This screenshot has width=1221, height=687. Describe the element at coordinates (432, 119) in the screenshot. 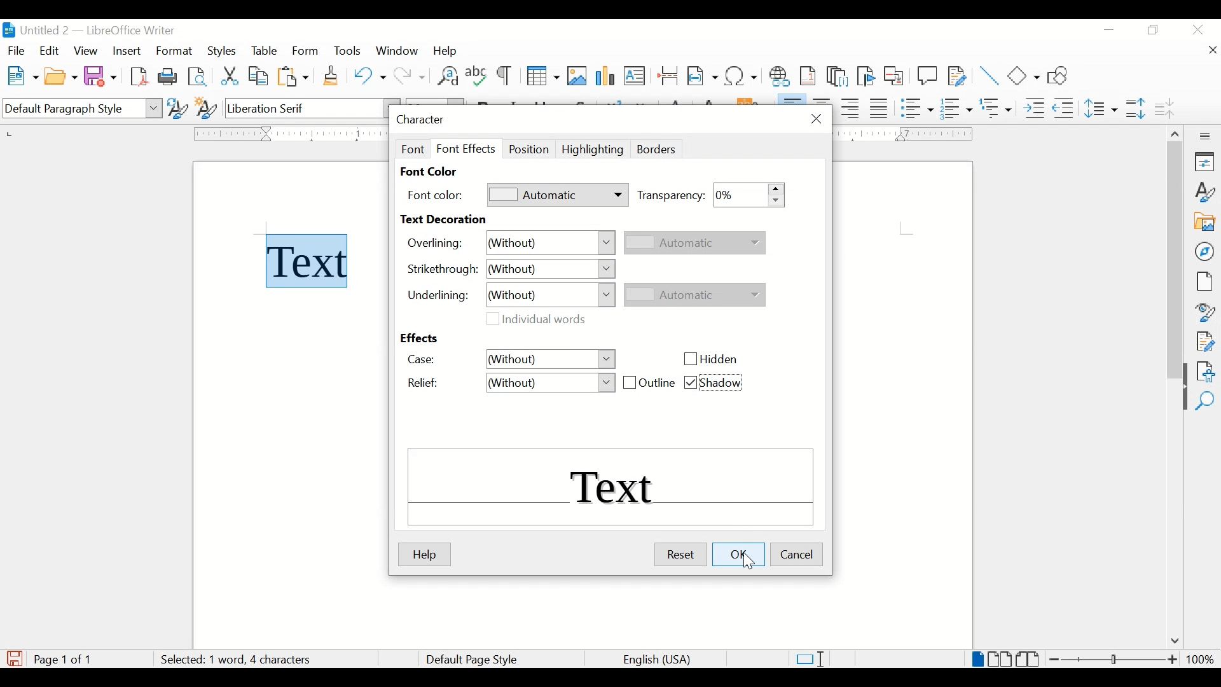

I see `character` at that location.